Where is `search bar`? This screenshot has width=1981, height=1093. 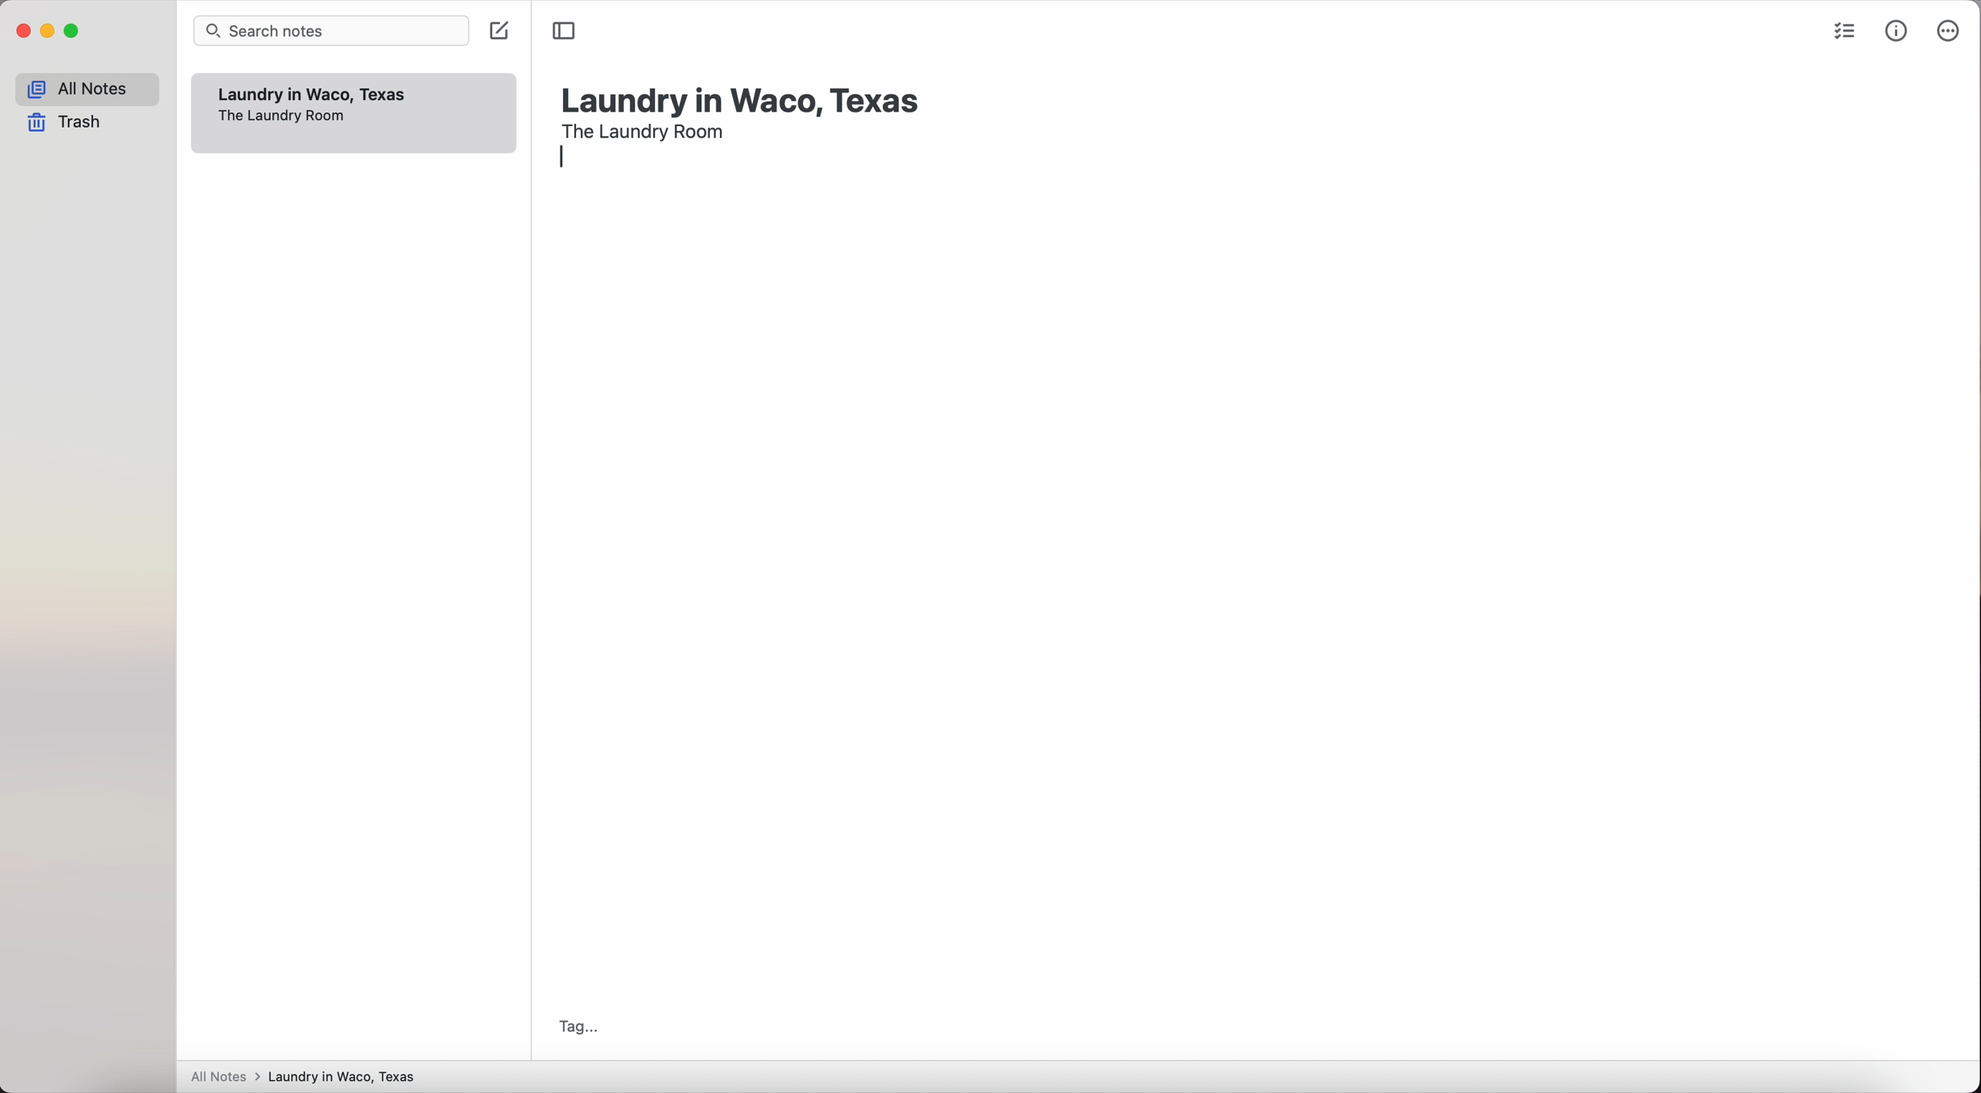 search bar is located at coordinates (335, 31).